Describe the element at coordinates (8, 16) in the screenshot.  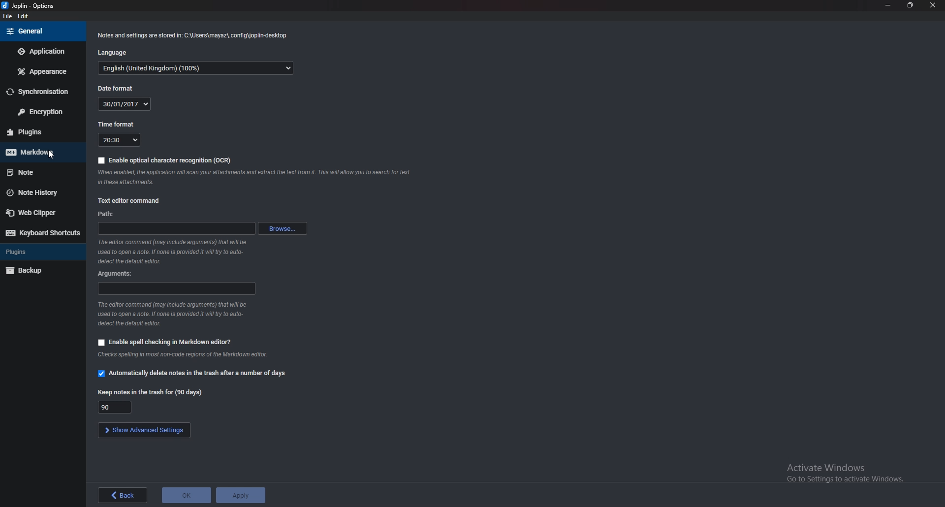
I see `file` at that location.